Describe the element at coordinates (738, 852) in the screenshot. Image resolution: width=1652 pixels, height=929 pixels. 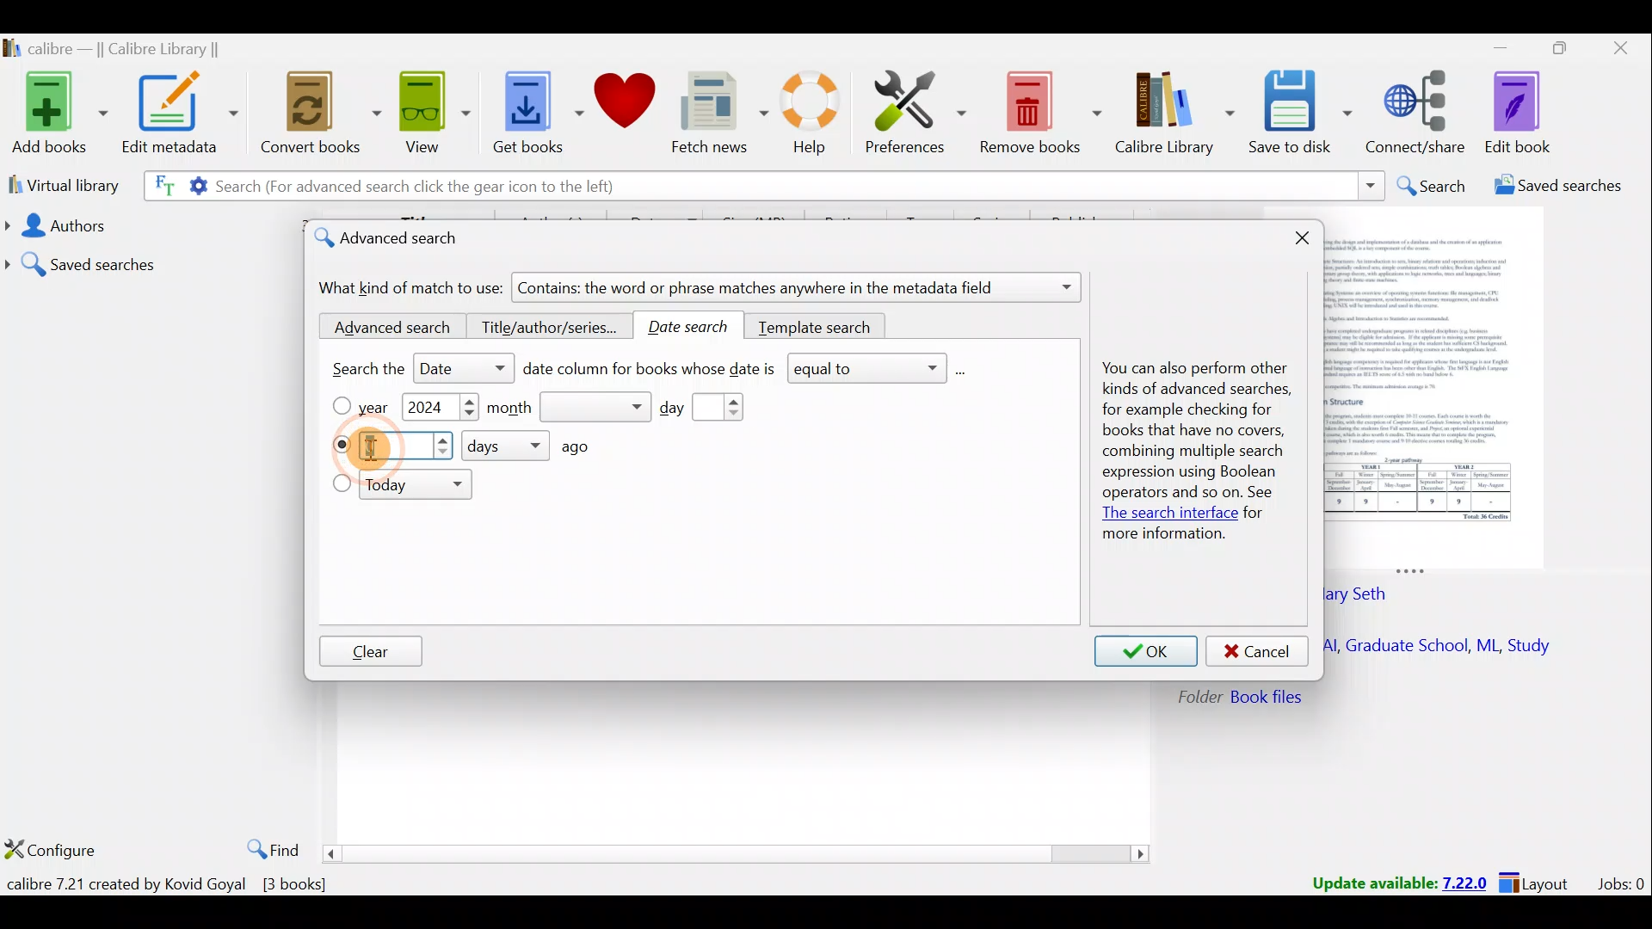
I see `Scroll bar` at that location.